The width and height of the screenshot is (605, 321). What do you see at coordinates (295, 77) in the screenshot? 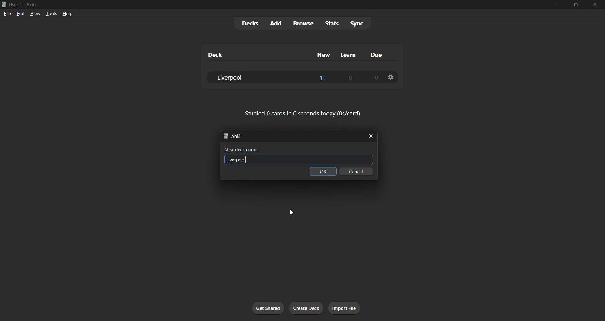
I see `liverpool deck data` at bounding box center [295, 77].